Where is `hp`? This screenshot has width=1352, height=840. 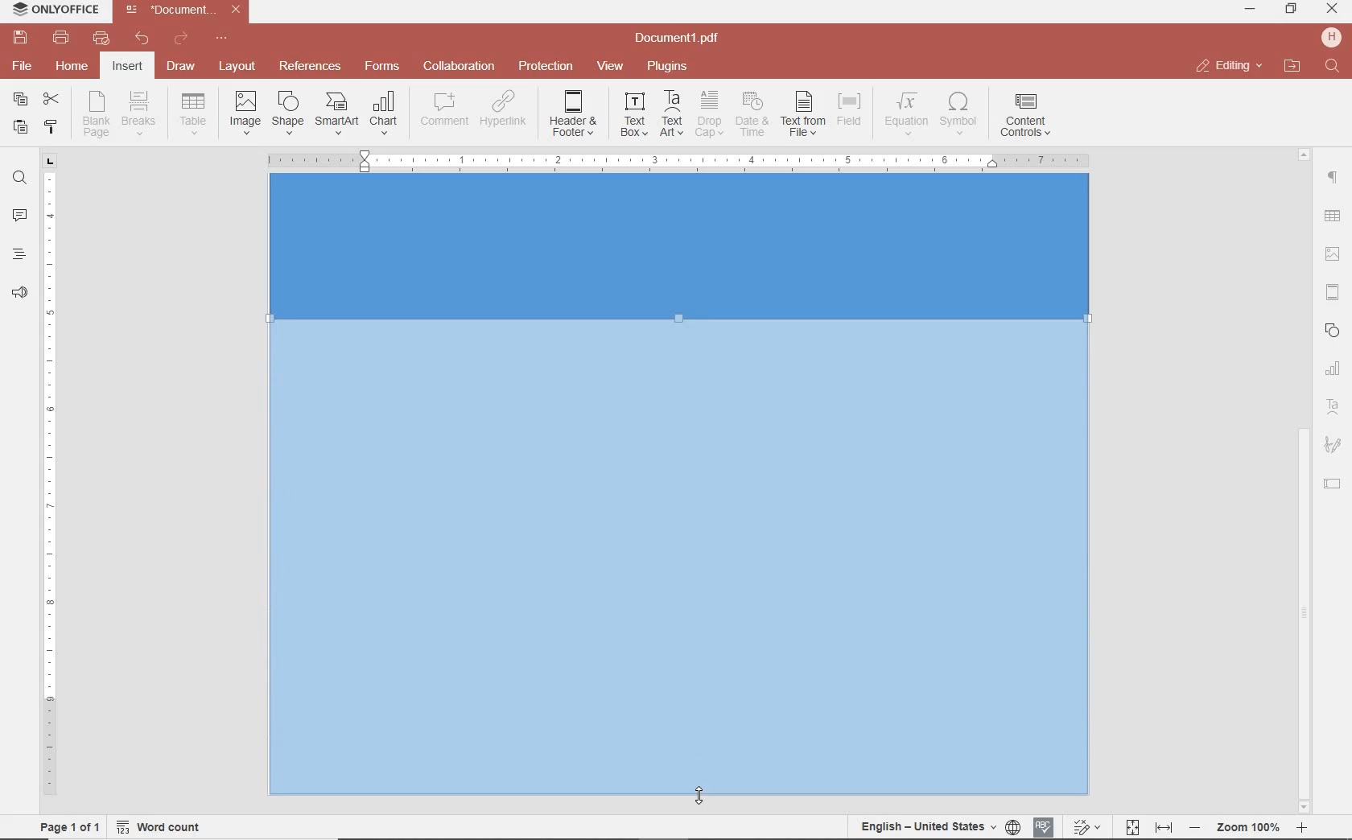
hp is located at coordinates (1334, 37).